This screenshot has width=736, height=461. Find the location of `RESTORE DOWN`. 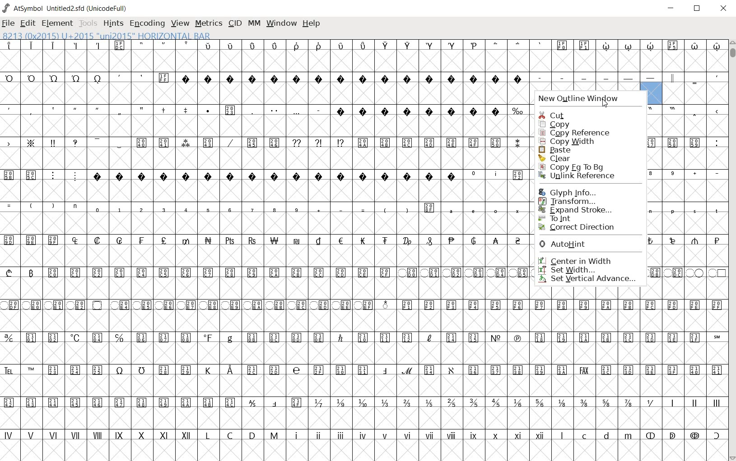

RESTORE DOWN is located at coordinates (699, 9).